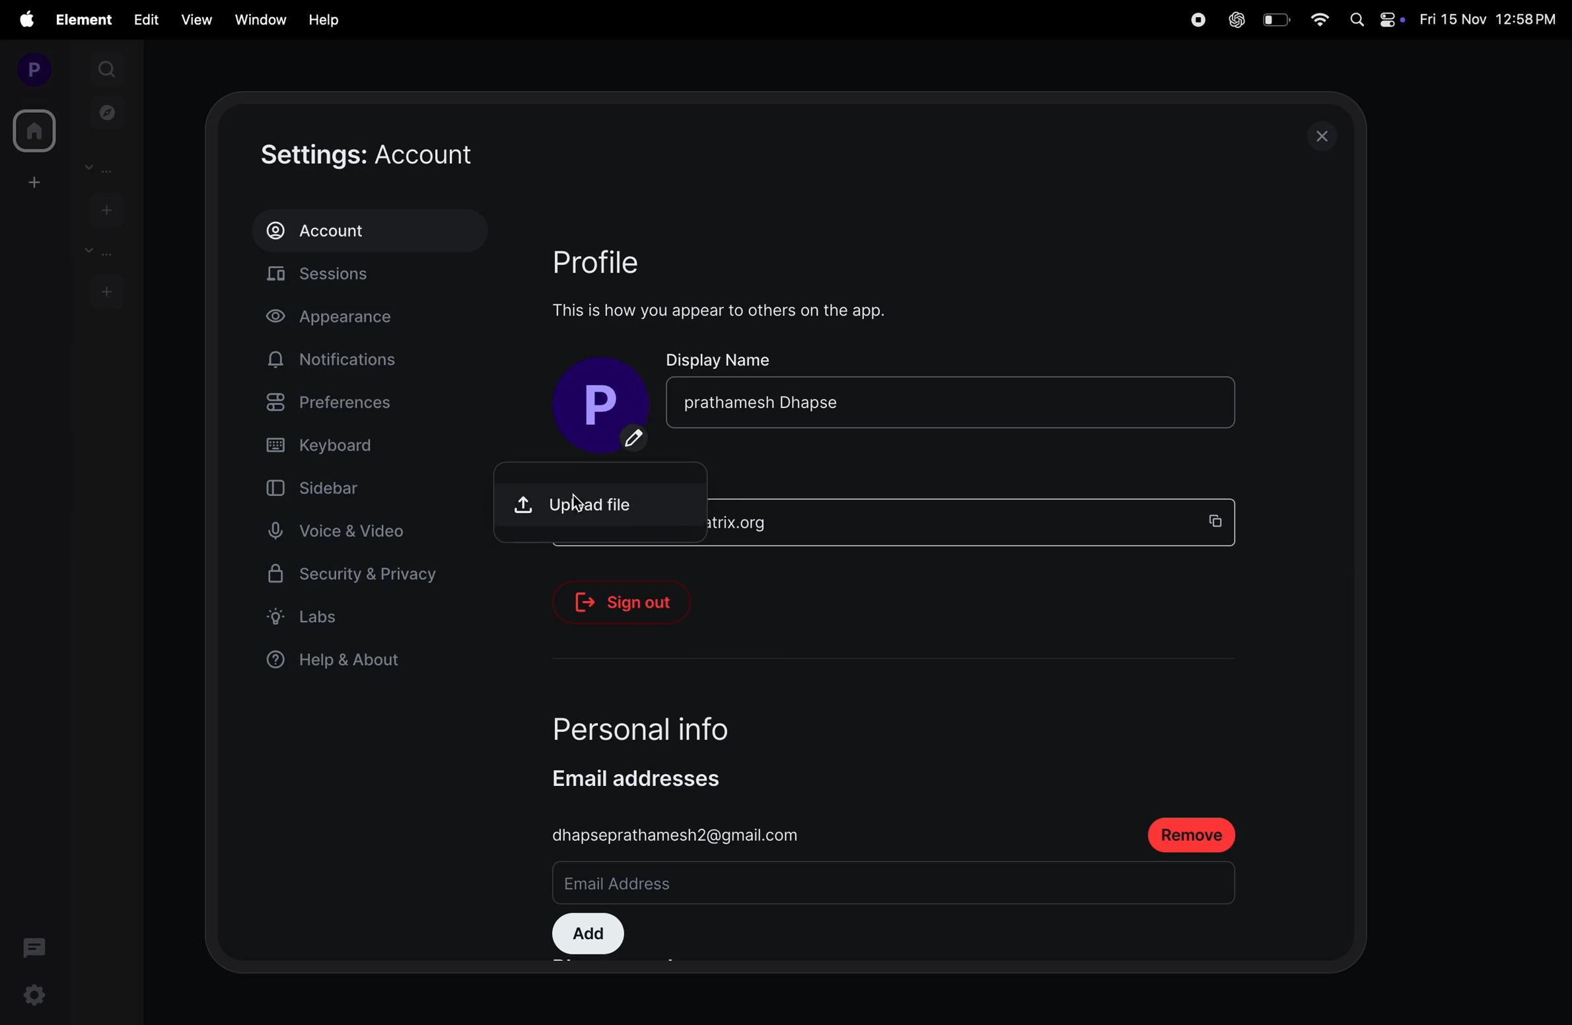 The image size is (1572, 1025). What do you see at coordinates (1321, 20) in the screenshot?
I see `wifi` at bounding box center [1321, 20].